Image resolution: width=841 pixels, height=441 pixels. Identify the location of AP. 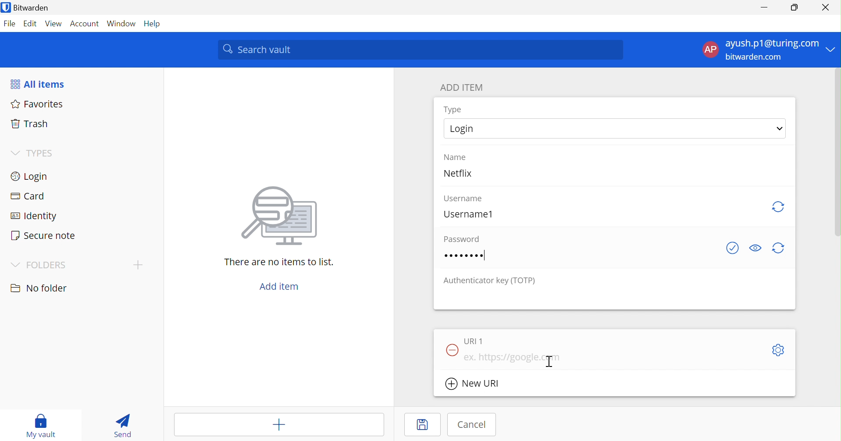
(710, 50).